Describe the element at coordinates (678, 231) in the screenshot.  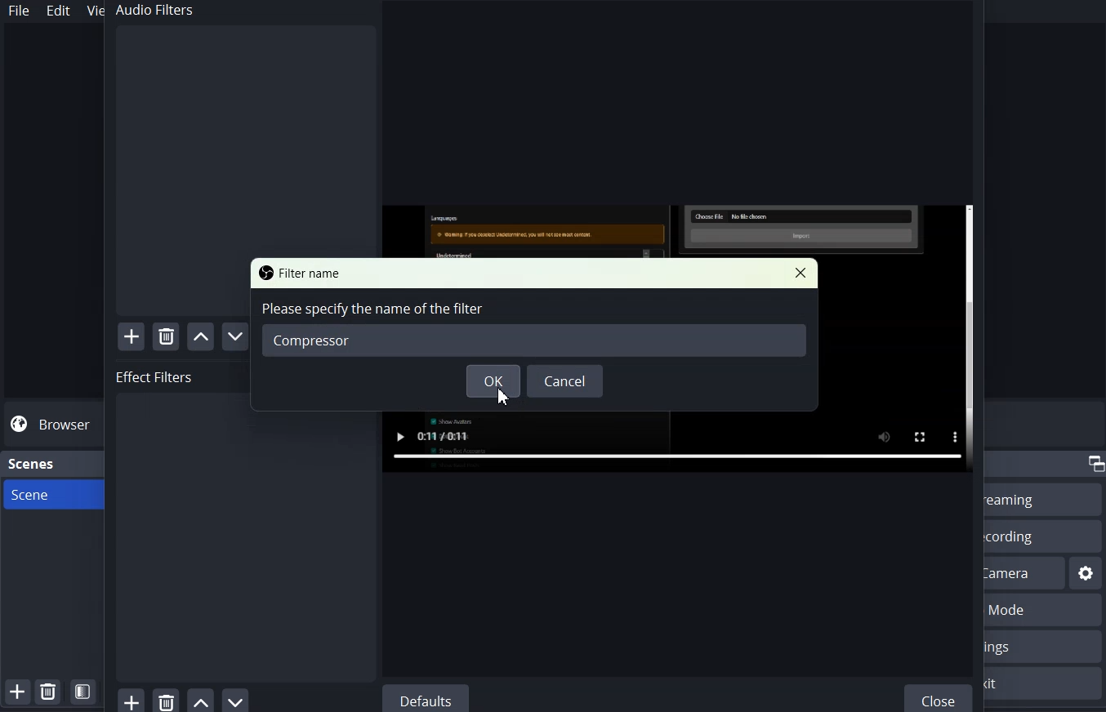
I see `file preview` at that location.